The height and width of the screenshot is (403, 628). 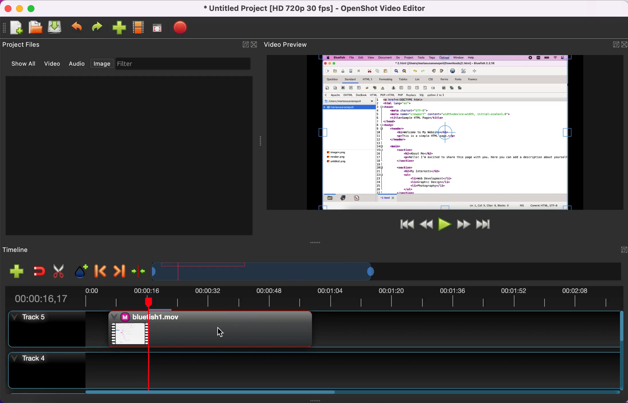 I want to click on filter, so click(x=185, y=64).